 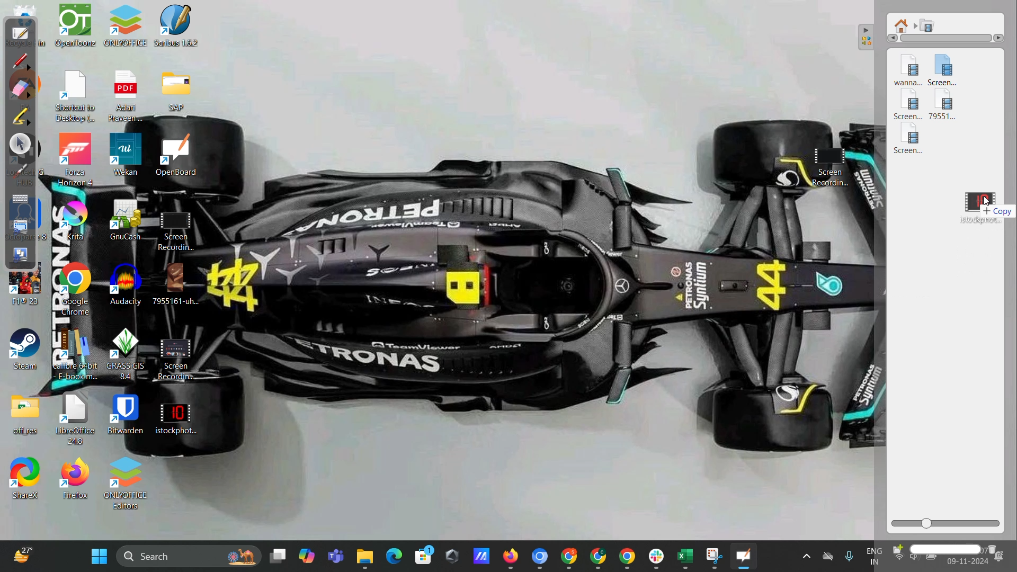 What do you see at coordinates (830, 169) in the screenshot?
I see `Screen Recording` at bounding box center [830, 169].